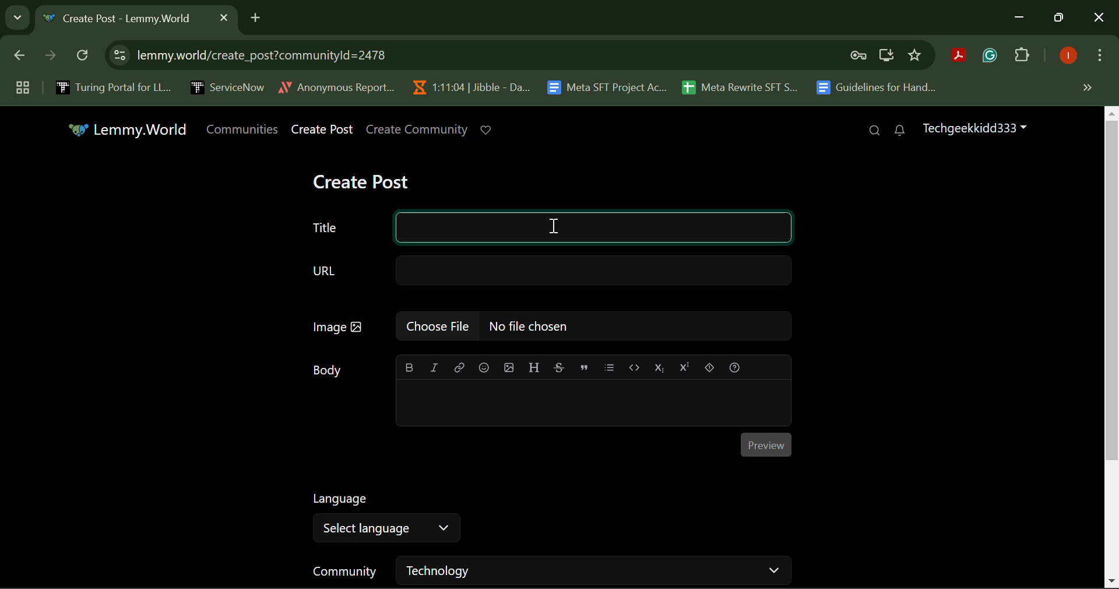 The width and height of the screenshot is (1119, 589). Describe the element at coordinates (361, 180) in the screenshot. I see `Create Post Heading ` at that location.